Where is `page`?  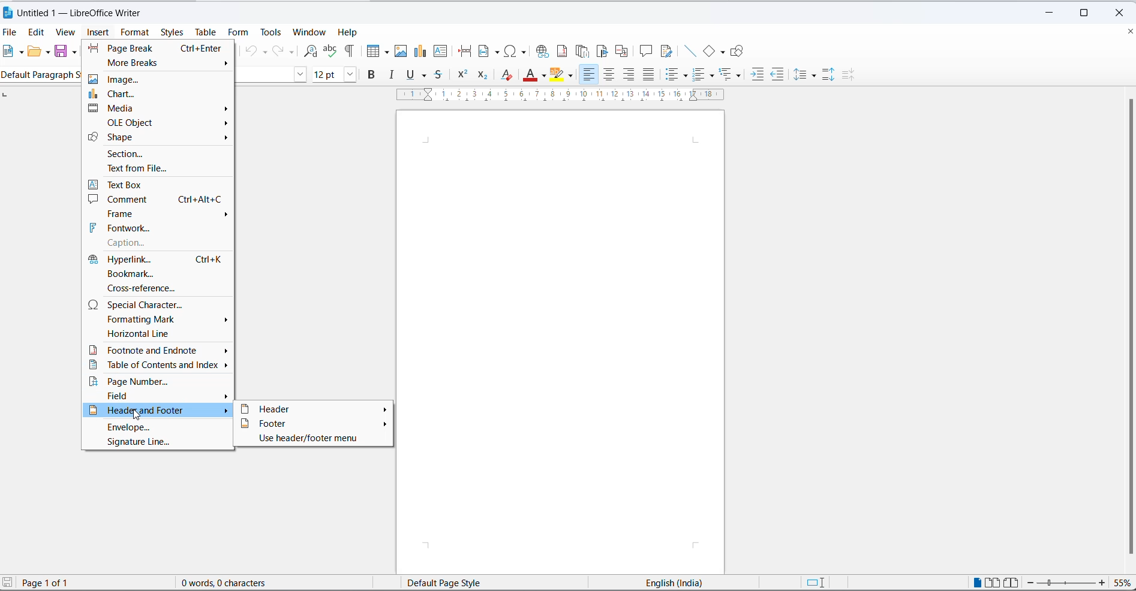
page is located at coordinates (560, 339).